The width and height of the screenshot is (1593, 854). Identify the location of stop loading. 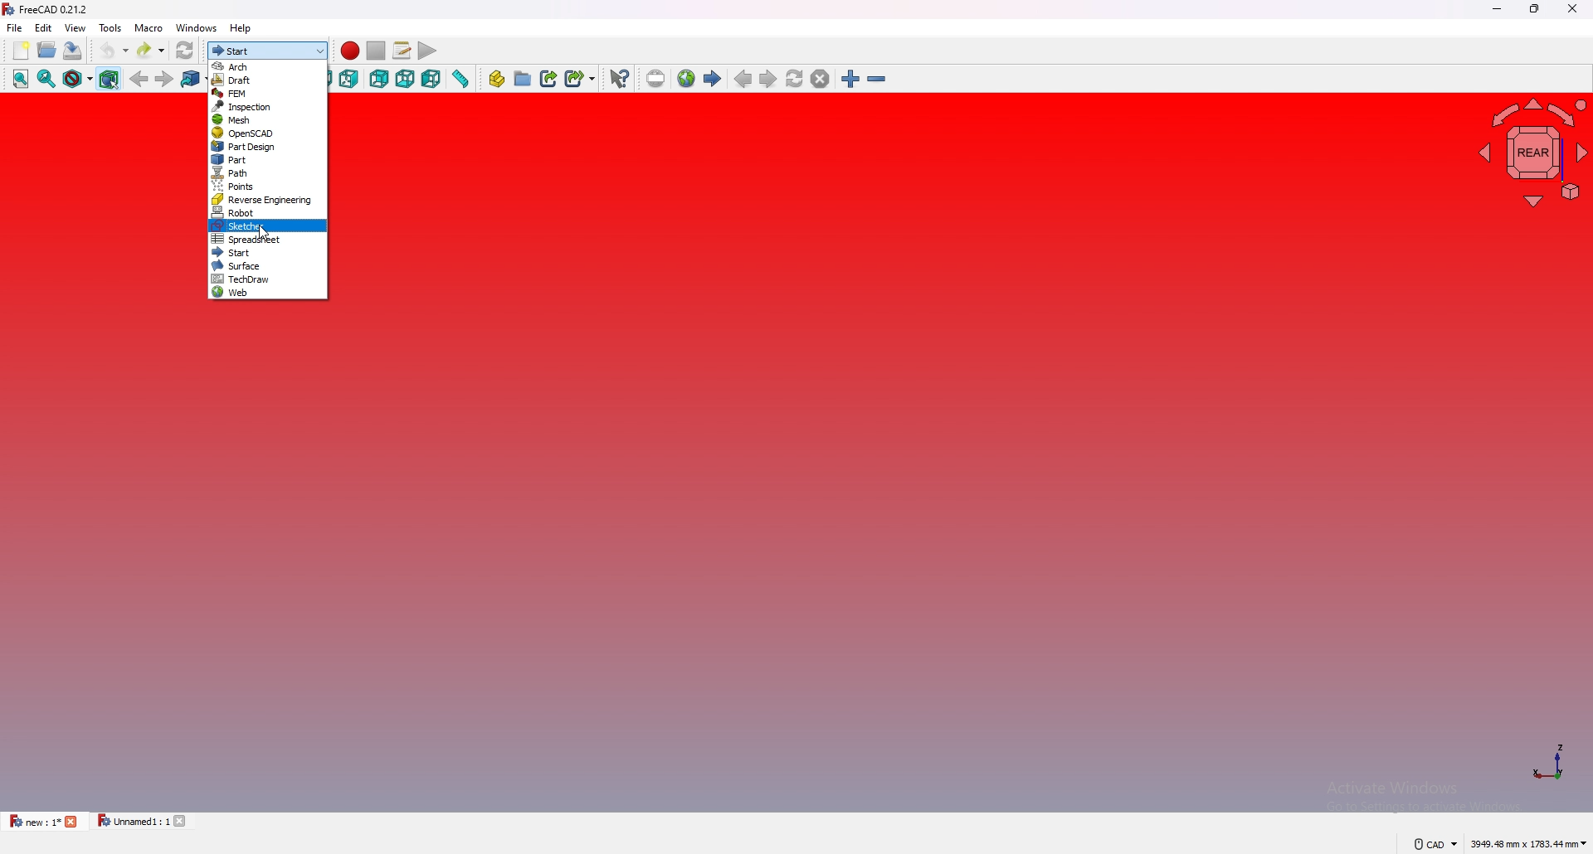
(821, 78).